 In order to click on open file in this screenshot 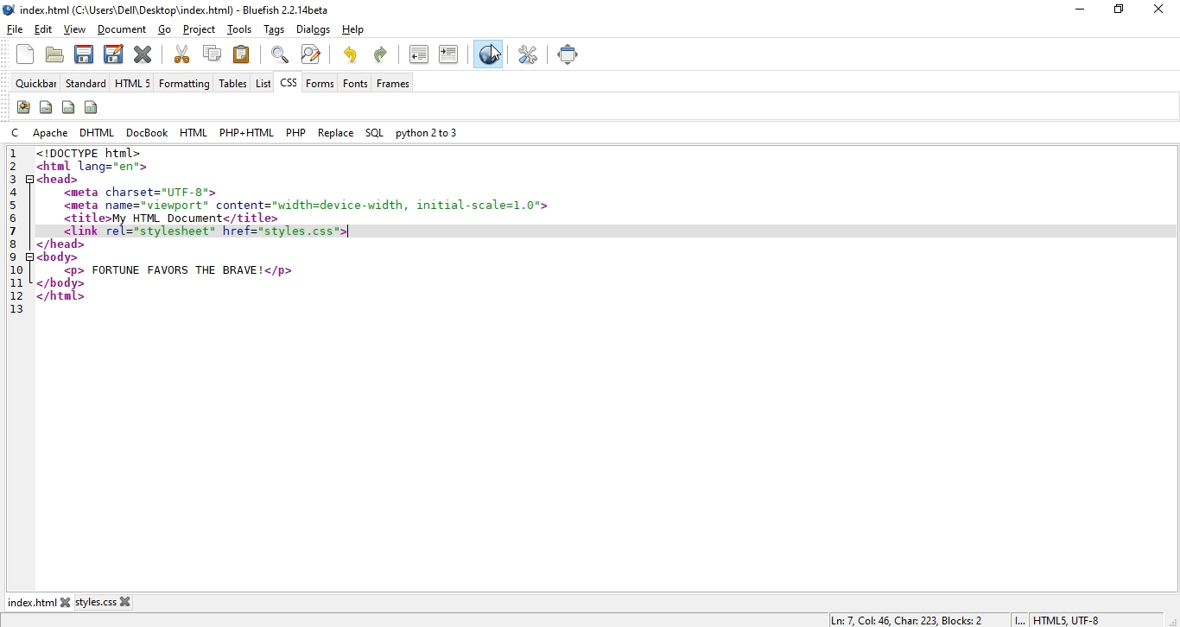, I will do `click(54, 56)`.